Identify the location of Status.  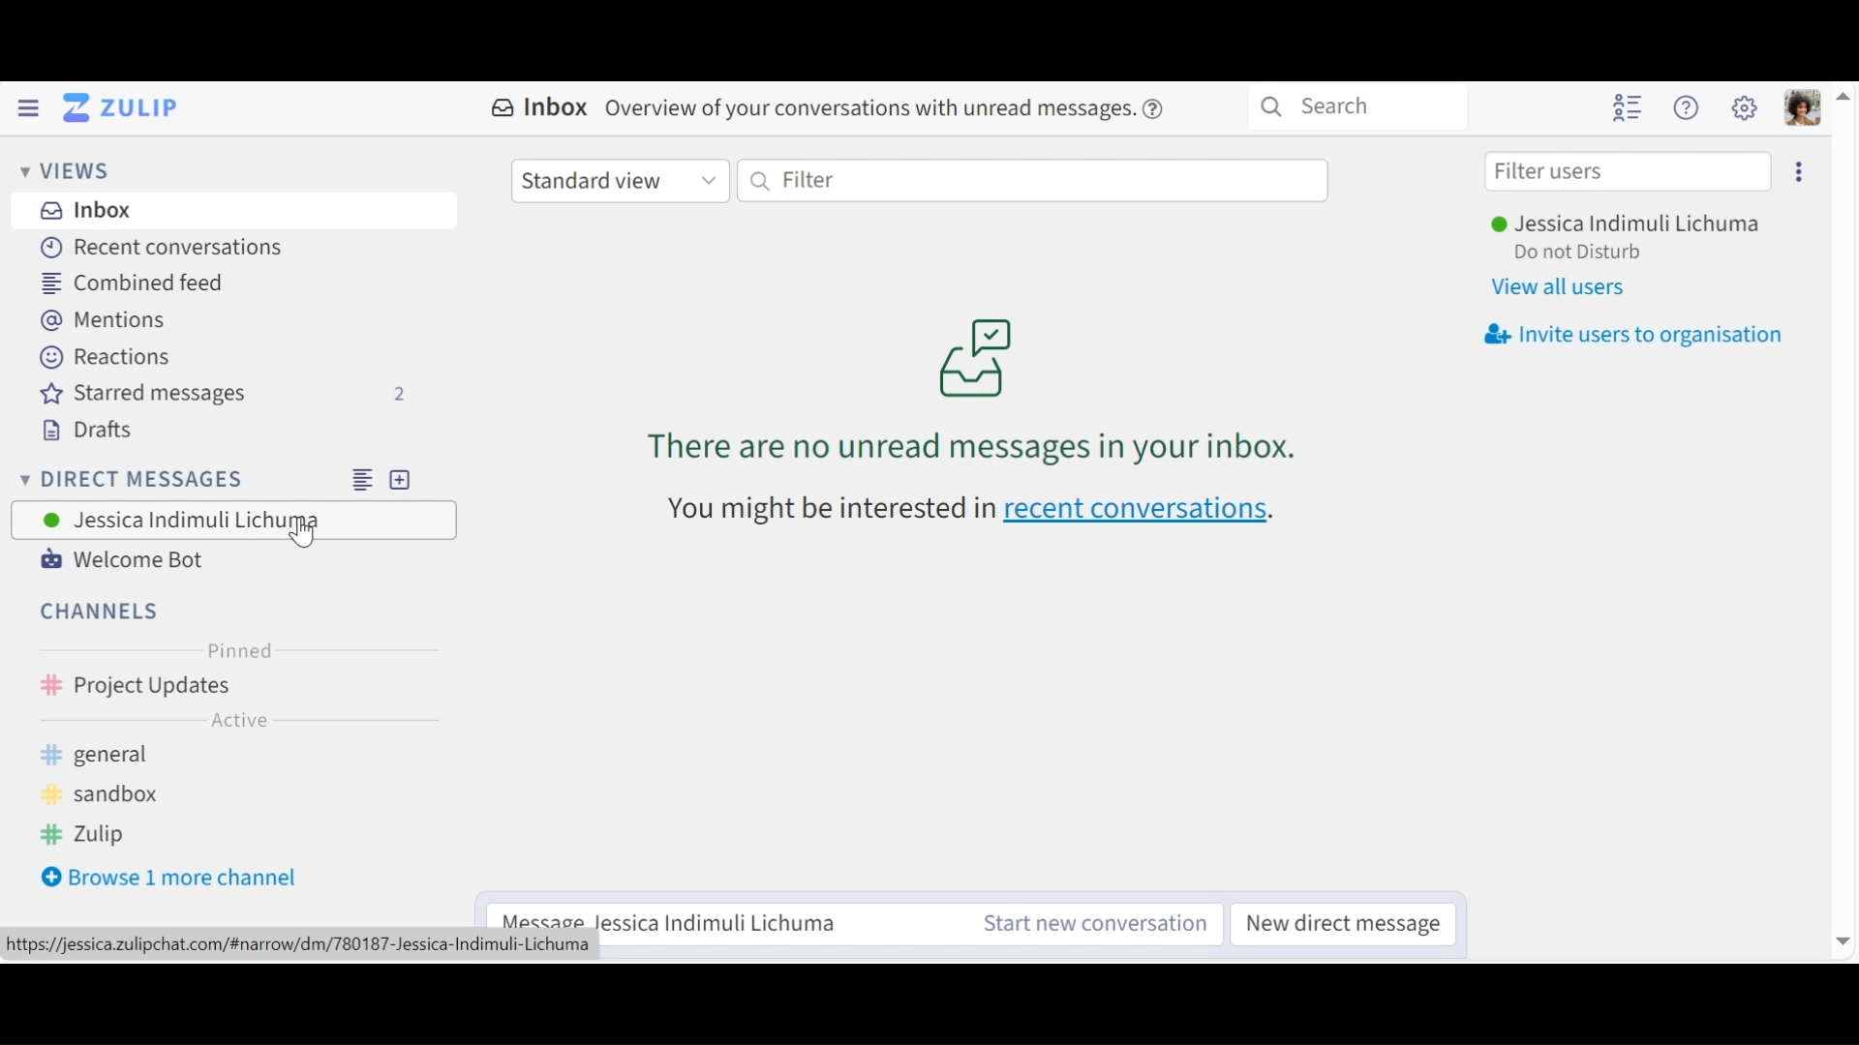
(1577, 253).